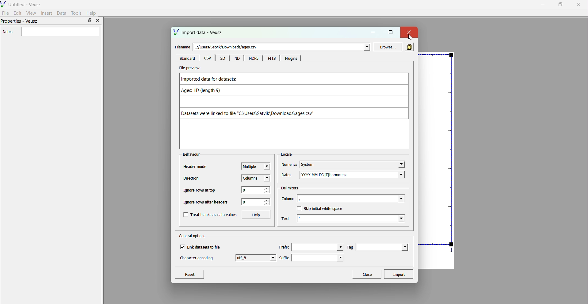 This screenshot has width=588, height=304. I want to click on Properties - Veusz, so click(20, 22).